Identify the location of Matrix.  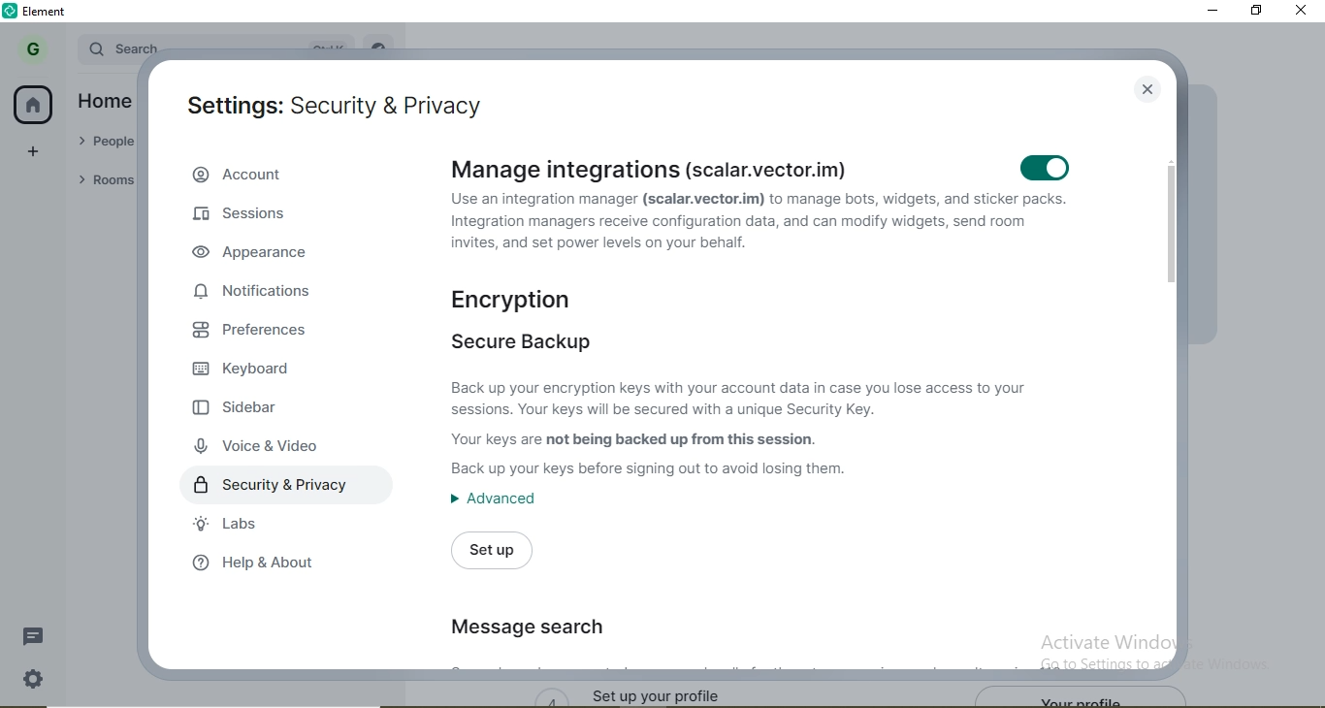
(759, 230).